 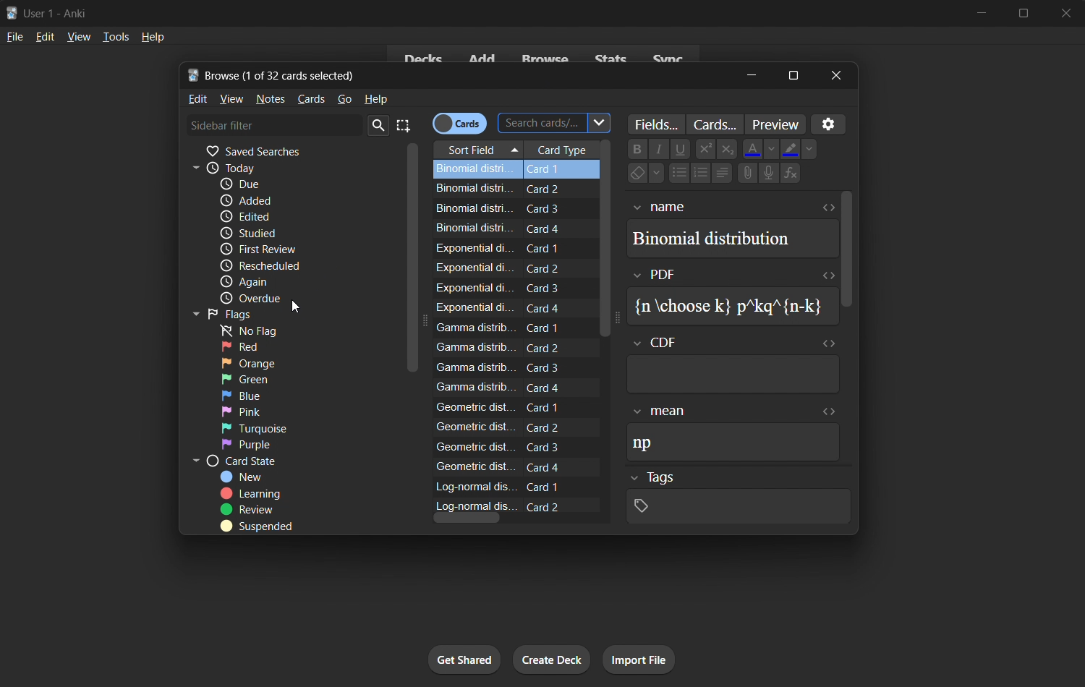 What do you see at coordinates (475, 487) in the screenshot?
I see `Log-normal dis...` at bounding box center [475, 487].